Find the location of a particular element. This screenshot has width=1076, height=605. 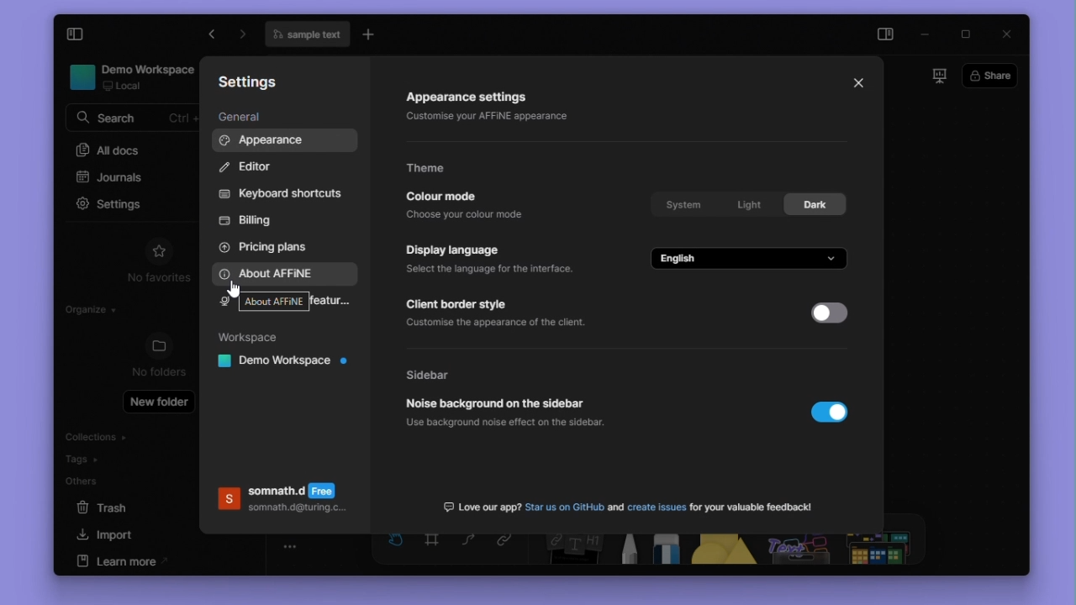

folders is located at coordinates (159, 346).